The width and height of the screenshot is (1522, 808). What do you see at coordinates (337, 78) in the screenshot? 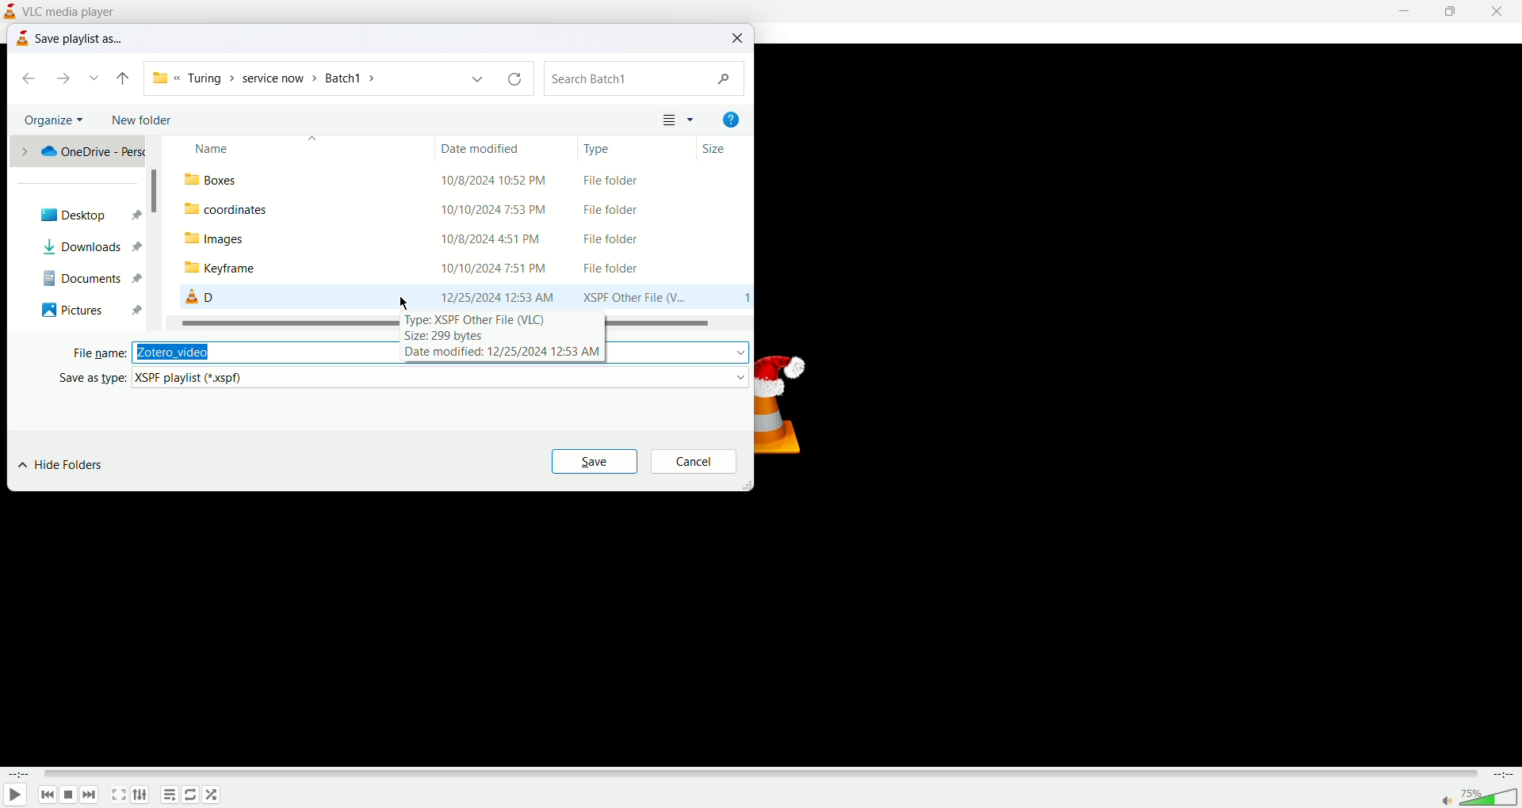
I see `Address bar` at bounding box center [337, 78].